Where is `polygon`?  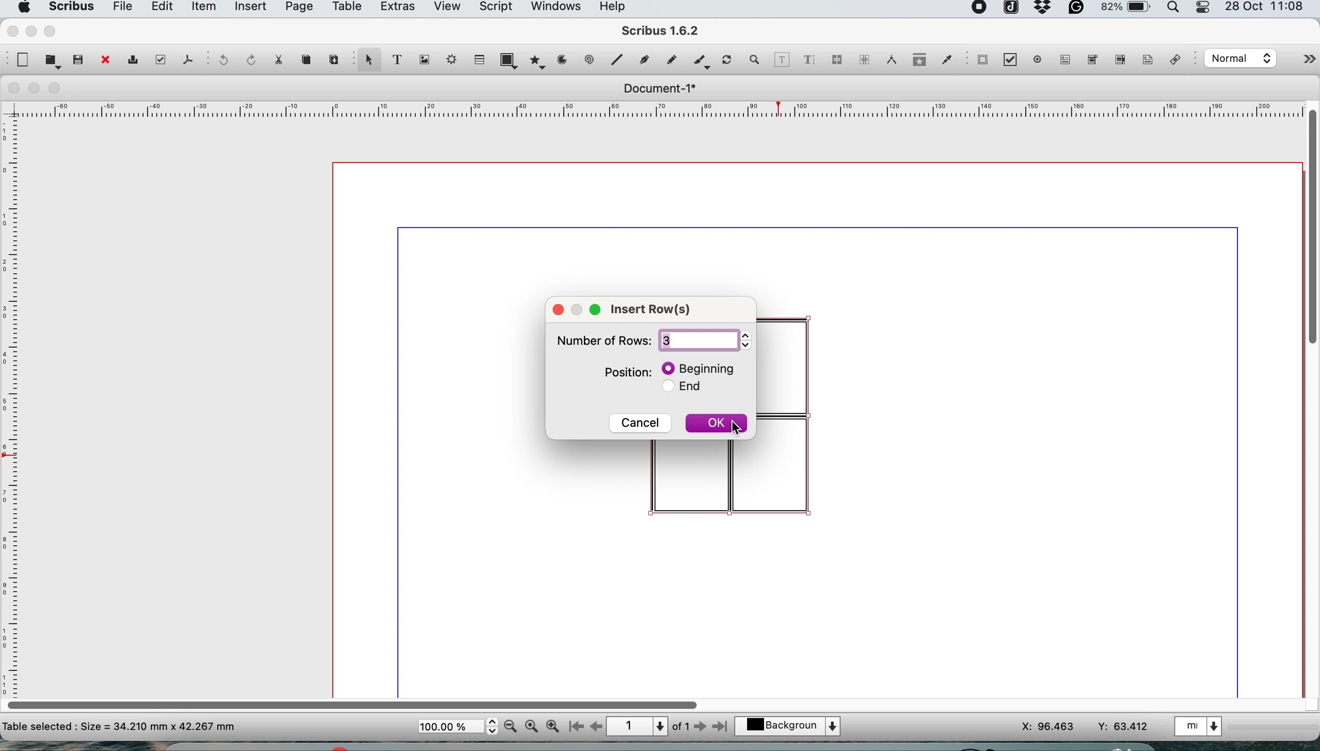 polygon is located at coordinates (539, 60).